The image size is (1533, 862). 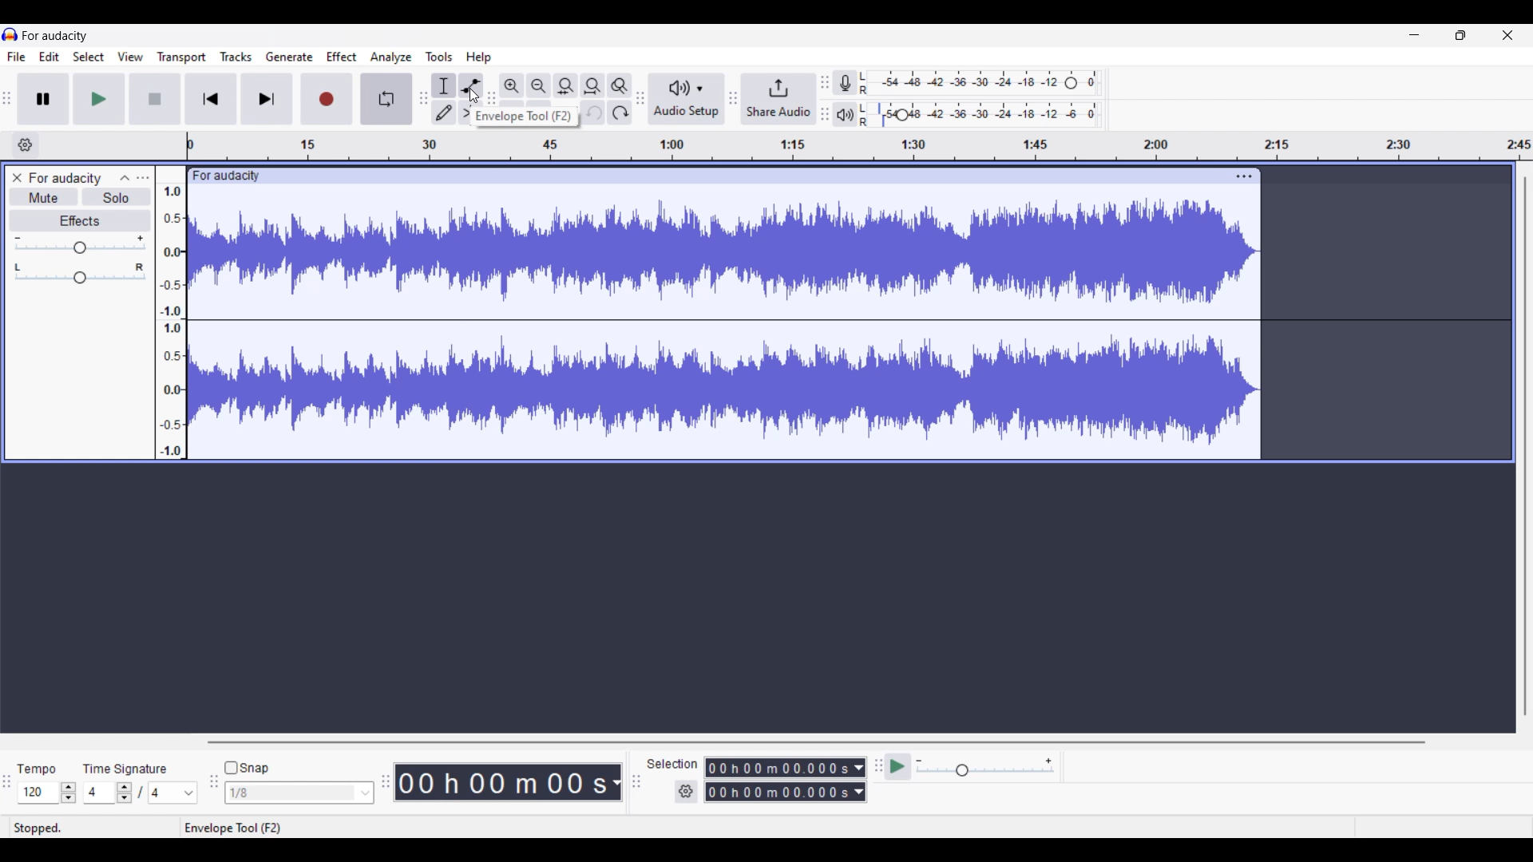 I want to click on Tempo settings, so click(x=47, y=793).